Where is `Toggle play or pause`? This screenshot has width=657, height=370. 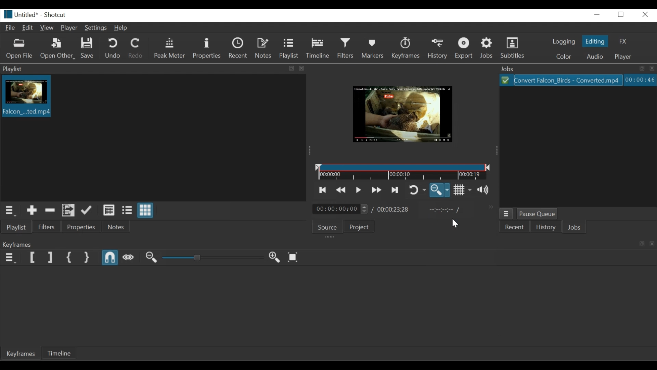
Toggle play or pause is located at coordinates (359, 190).